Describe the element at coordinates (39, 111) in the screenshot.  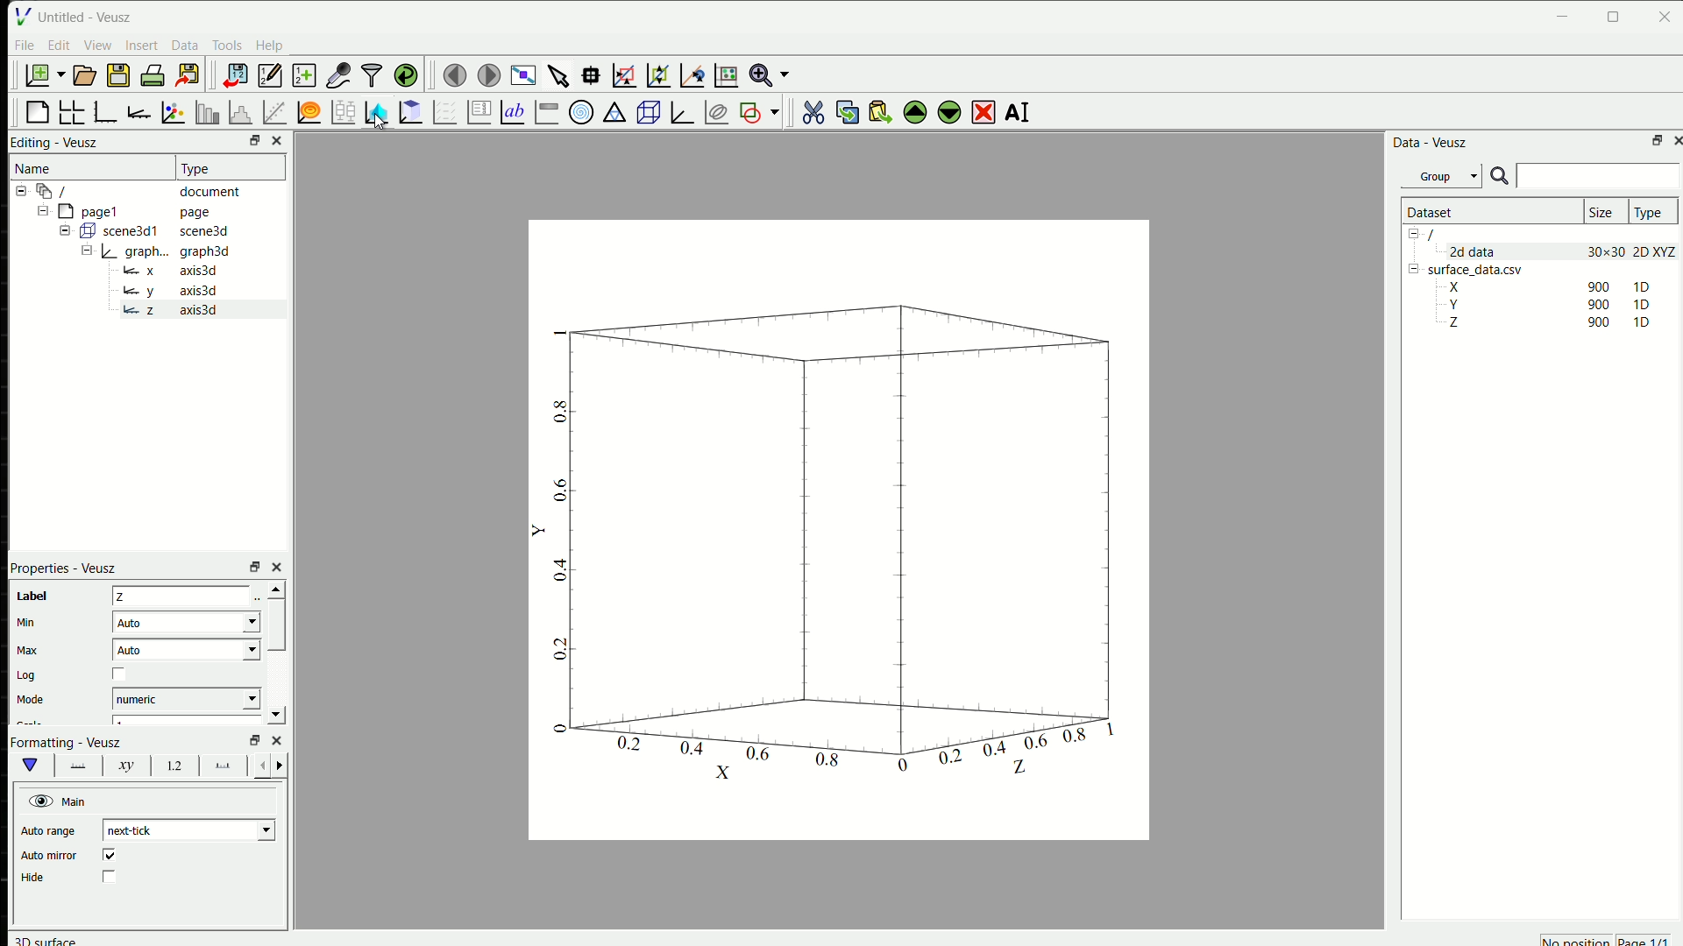
I see `blank page` at that location.